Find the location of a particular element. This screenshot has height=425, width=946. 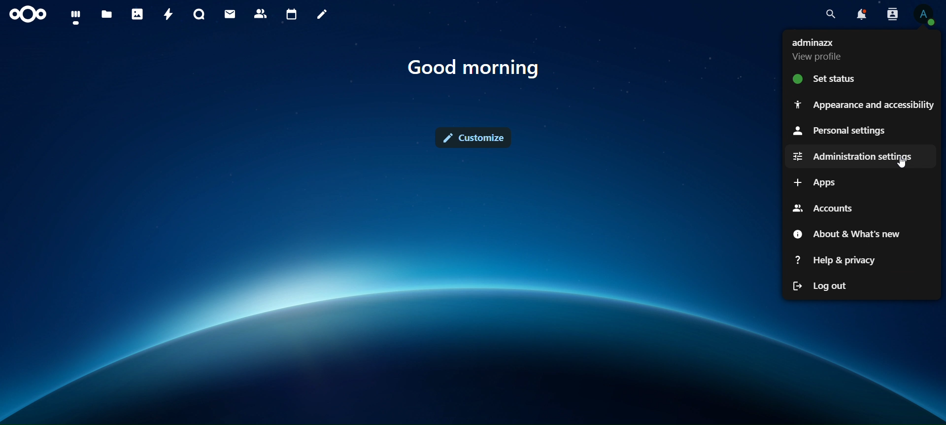

search contacts is located at coordinates (889, 14).